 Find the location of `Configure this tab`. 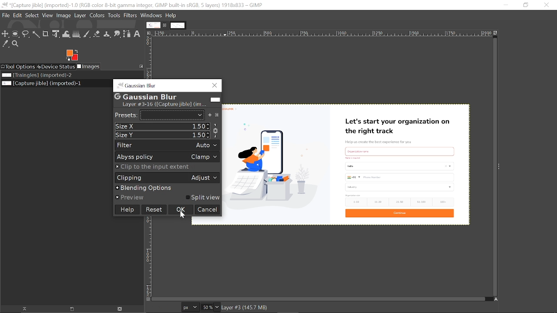

Configure this tab is located at coordinates (140, 66).